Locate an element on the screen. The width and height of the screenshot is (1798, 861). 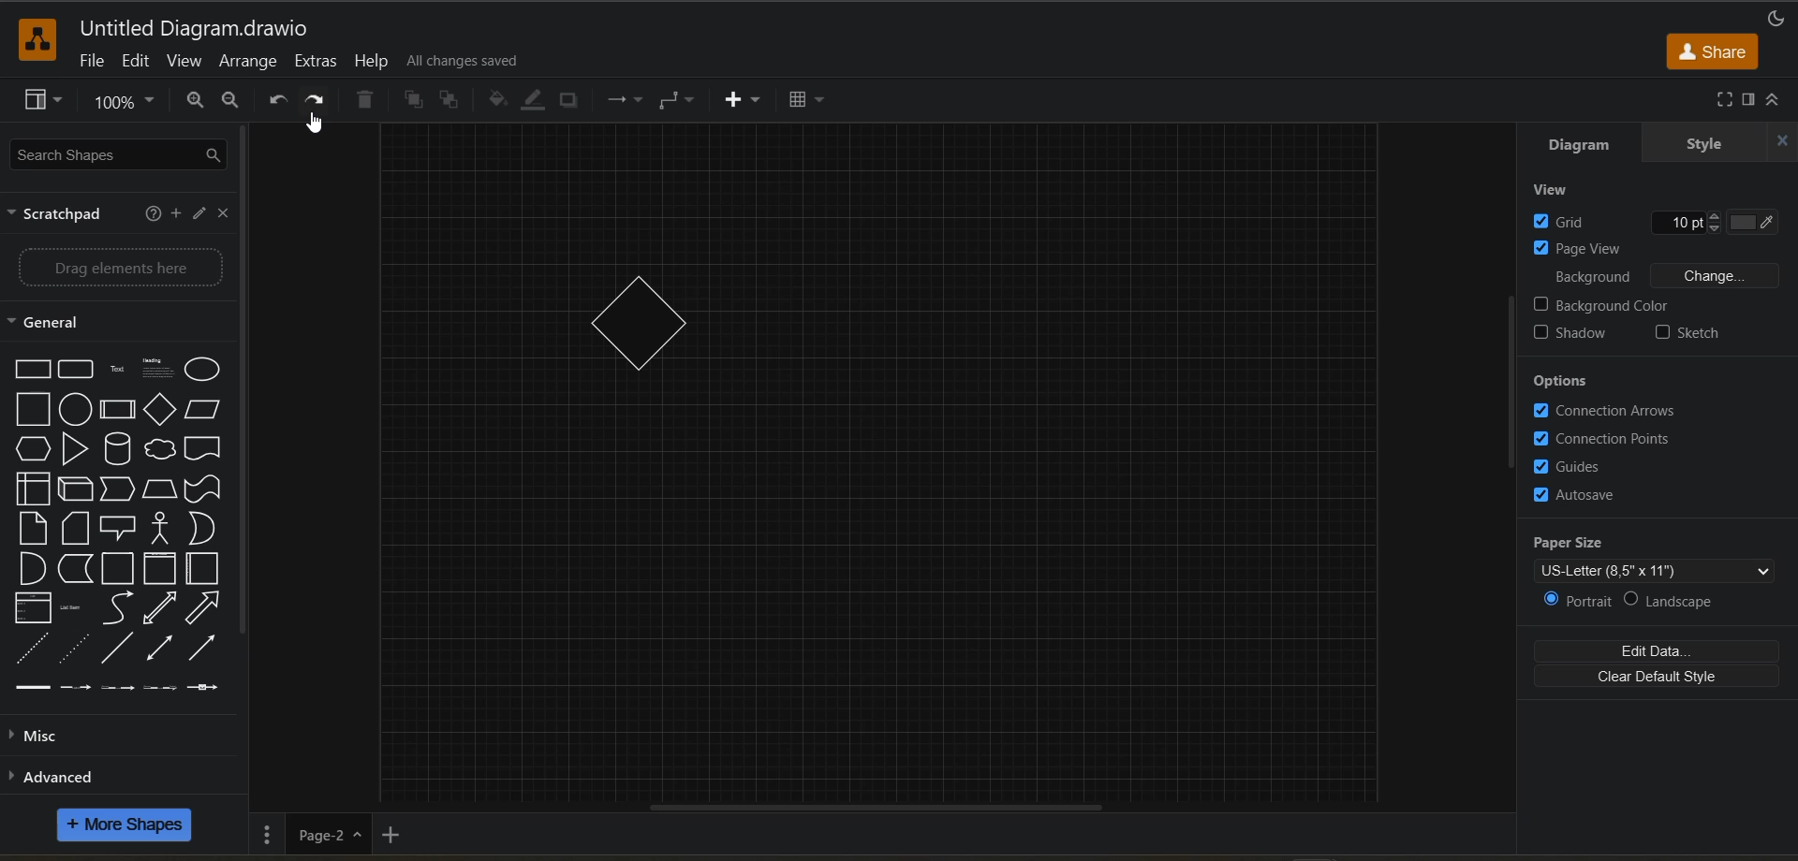
diamond is located at coordinates (160, 410).